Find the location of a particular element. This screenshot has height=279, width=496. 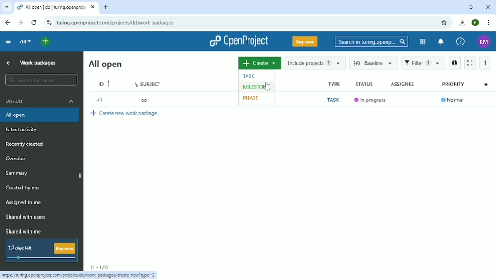

Overdue is located at coordinates (17, 159).